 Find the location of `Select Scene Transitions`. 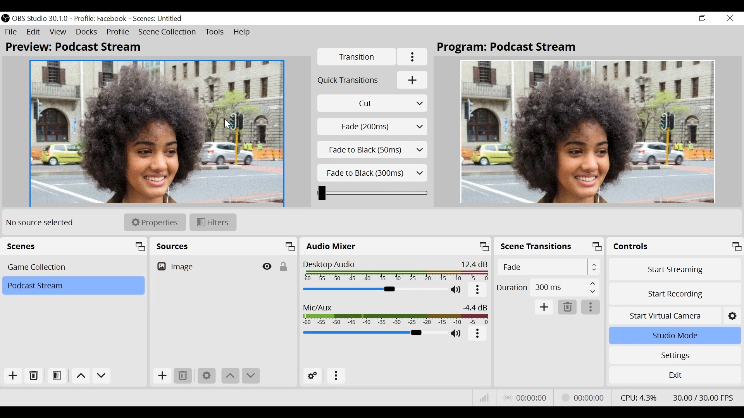

Select Scene Transitions is located at coordinates (549, 267).